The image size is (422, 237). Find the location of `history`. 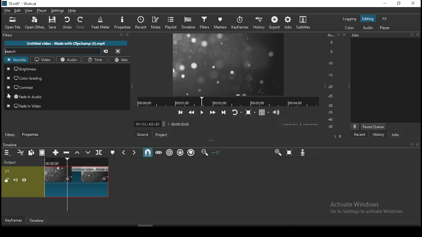

history is located at coordinates (378, 134).